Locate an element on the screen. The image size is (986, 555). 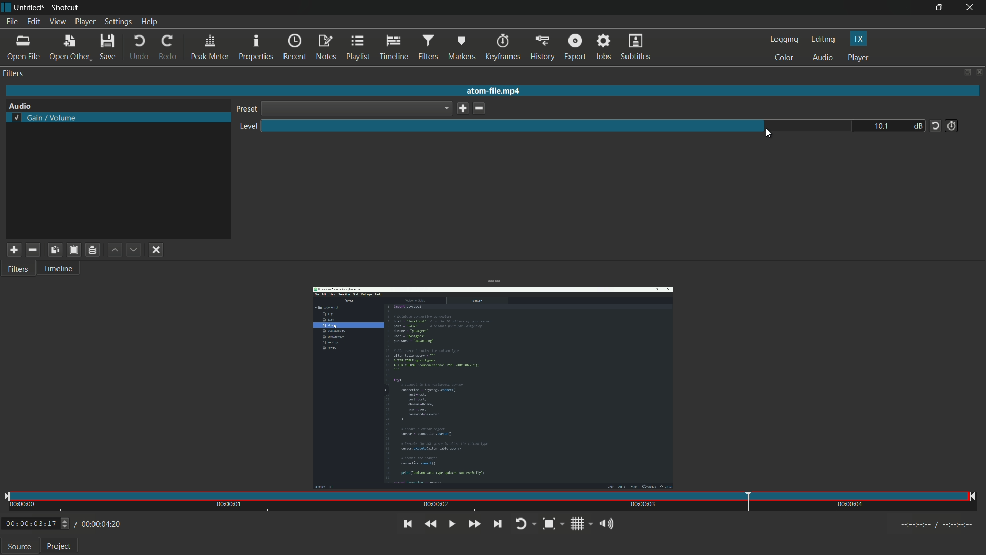
color is located at coordinates (784, 59).